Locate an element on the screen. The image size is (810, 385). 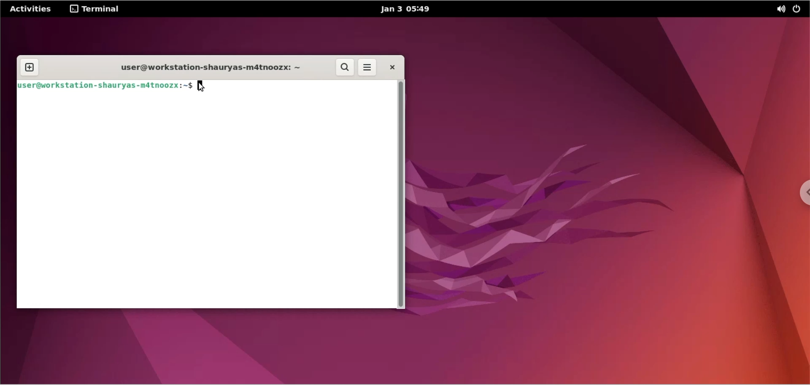
sound options is located at coordinates (779, 10).